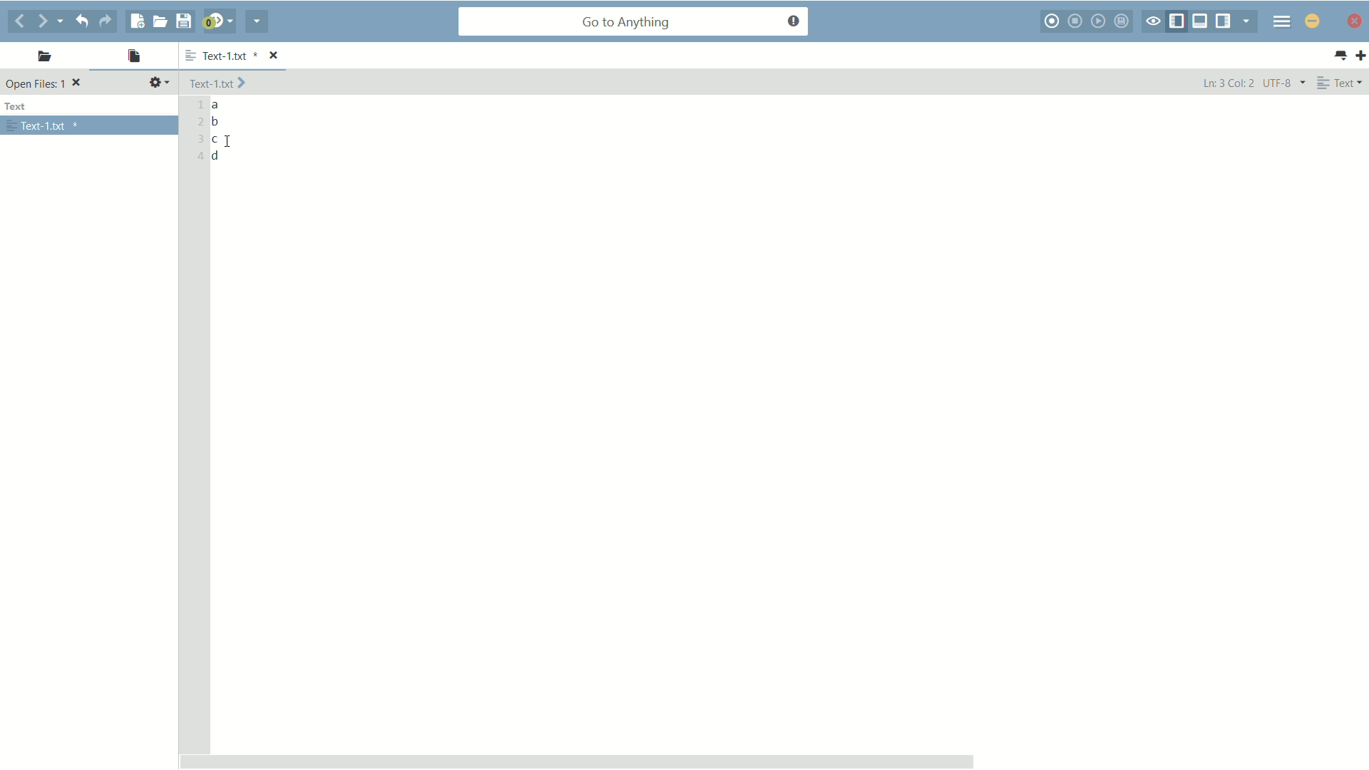 This screenshot has width=1369, height=770. I want to click on show/hide bottom pane, so click(1200, 21).